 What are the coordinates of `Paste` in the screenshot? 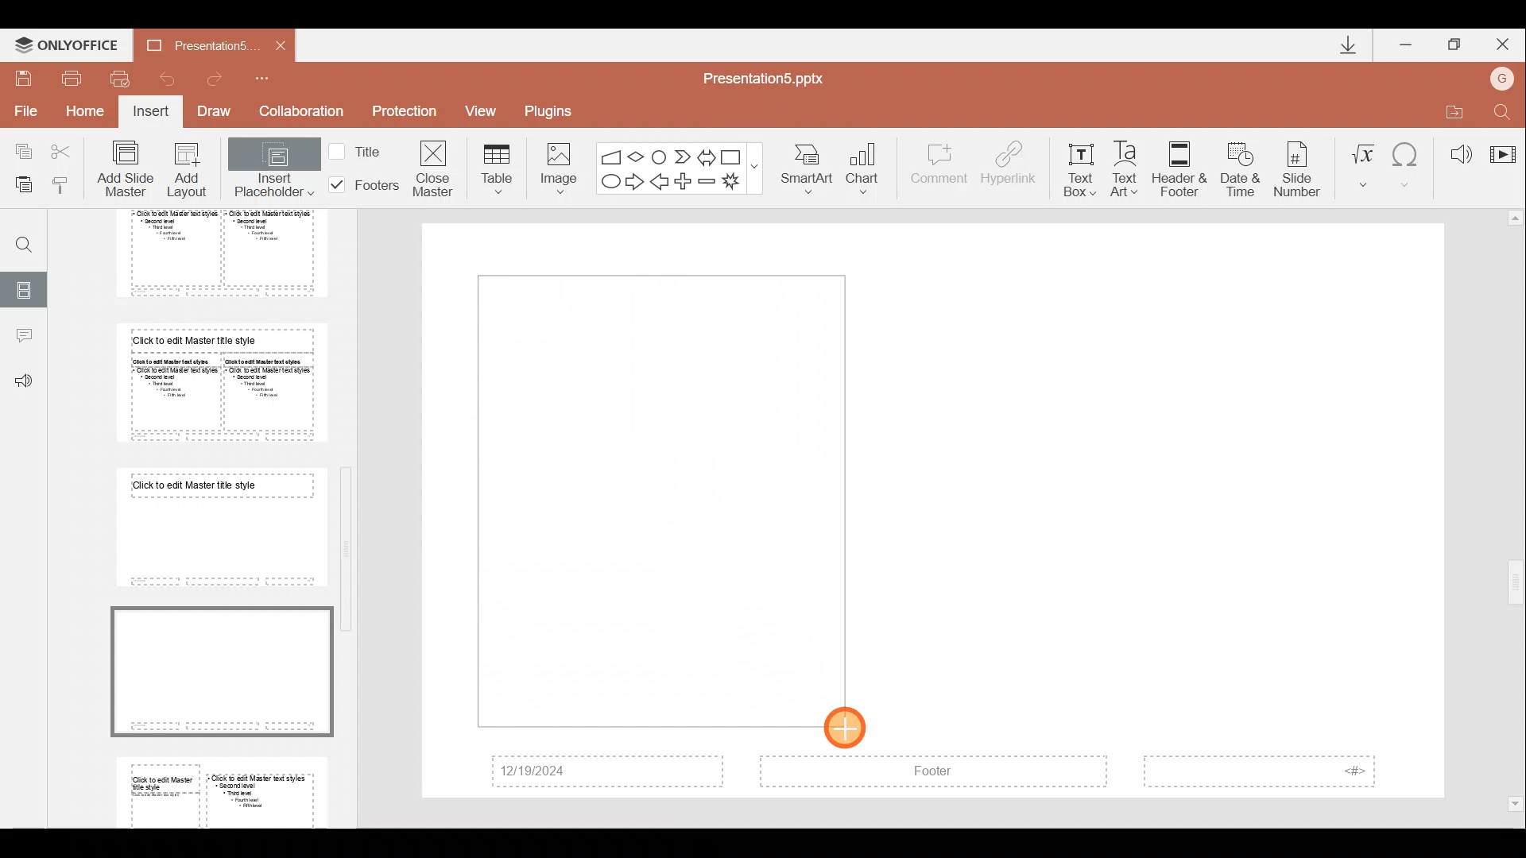 It's located at (23, 187).